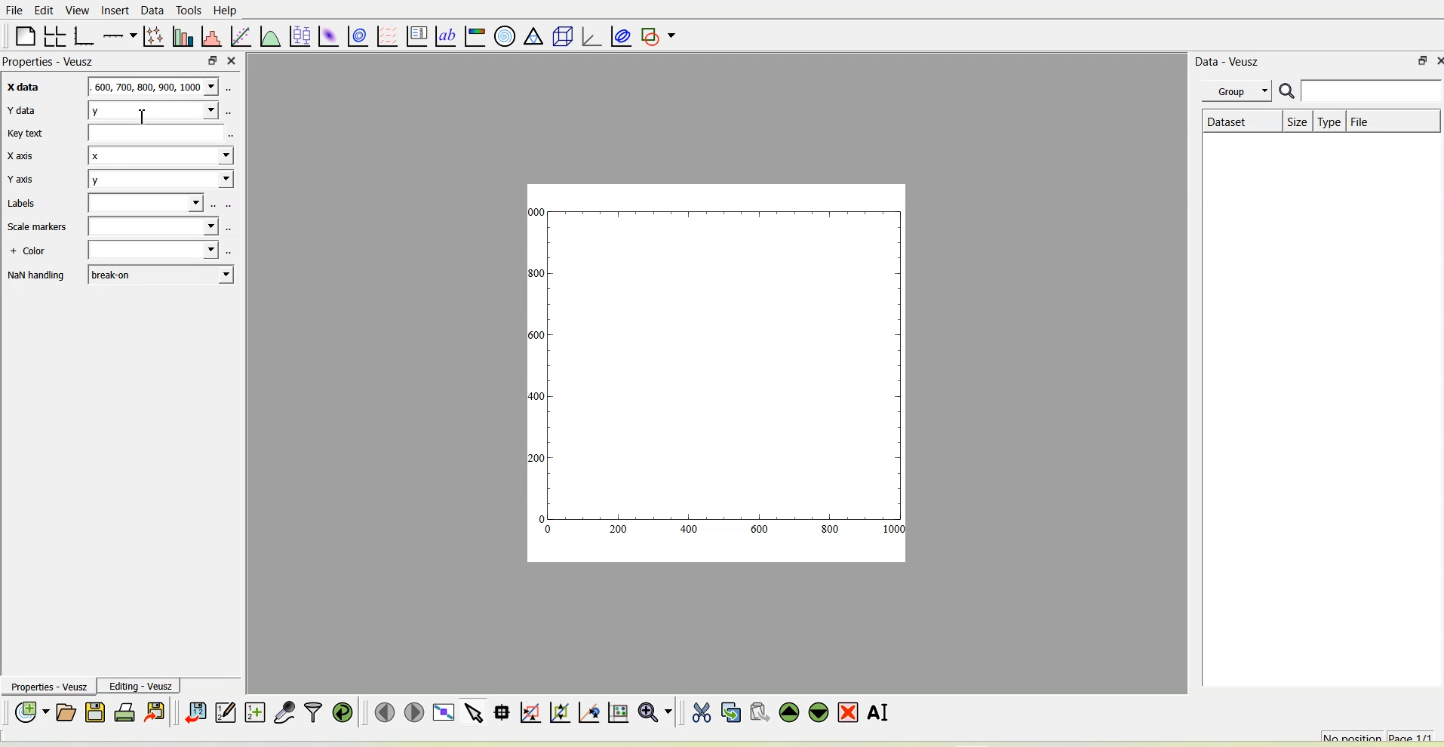 This screenshot has width=1444, height=747. I want to click on select using dataset browser, so click(232, 134).